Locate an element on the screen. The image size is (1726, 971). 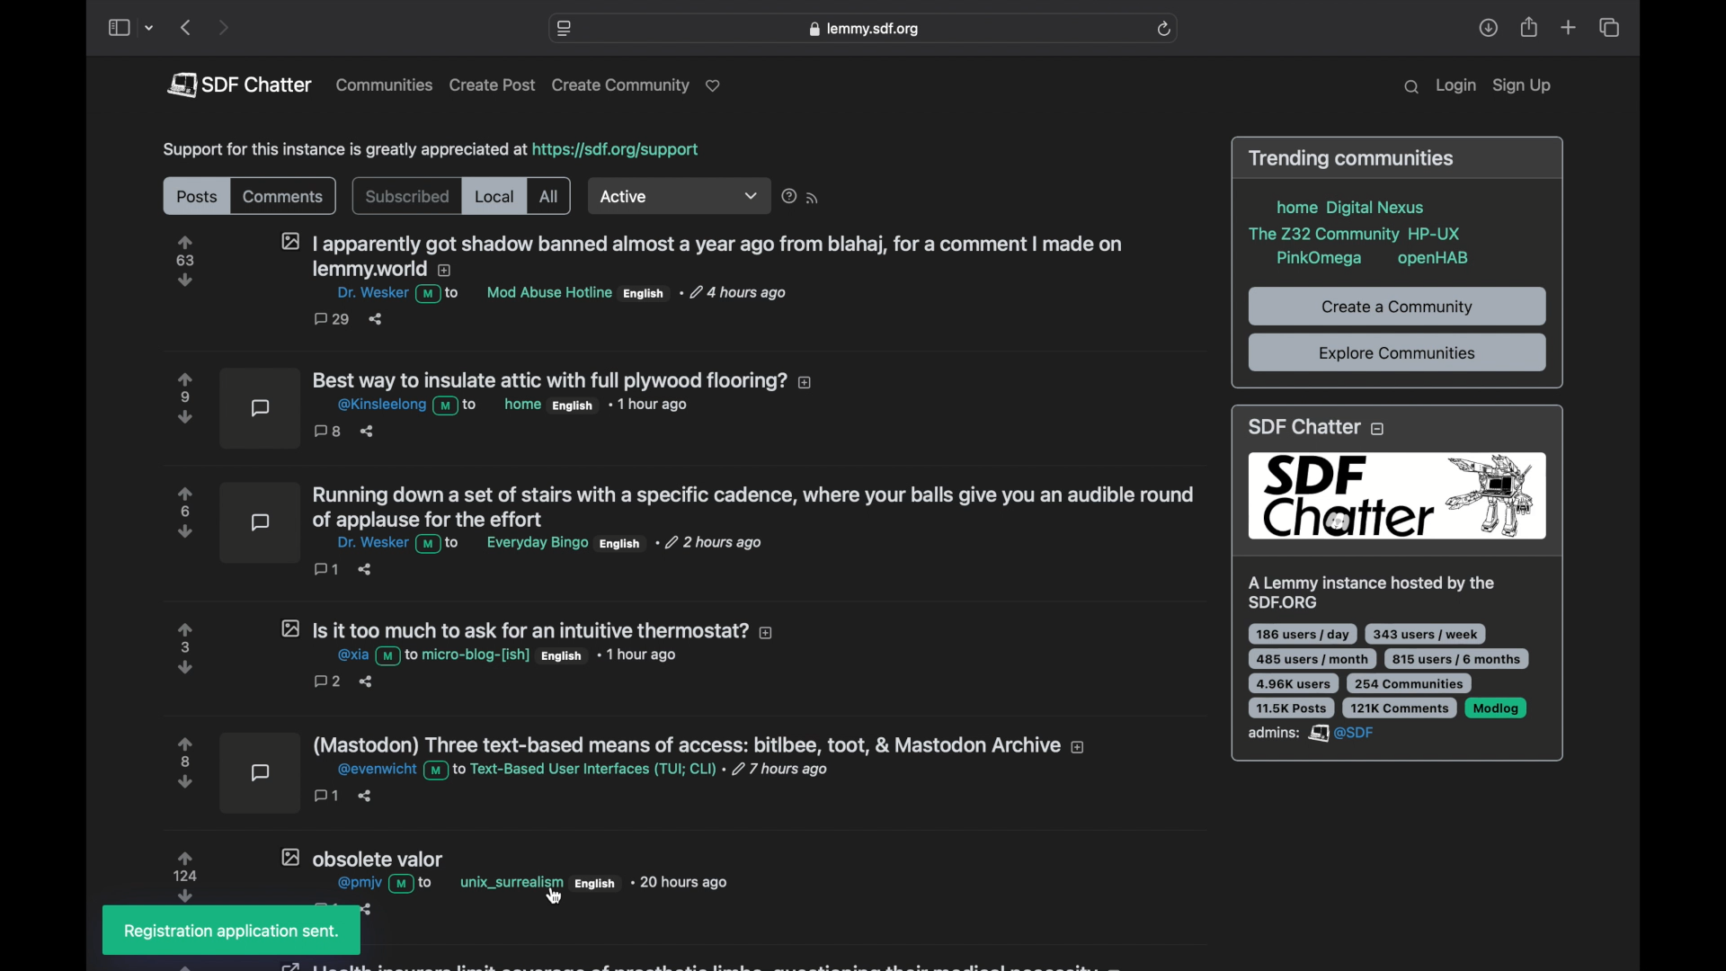
show sidebar is located at coordinates (118, 29).